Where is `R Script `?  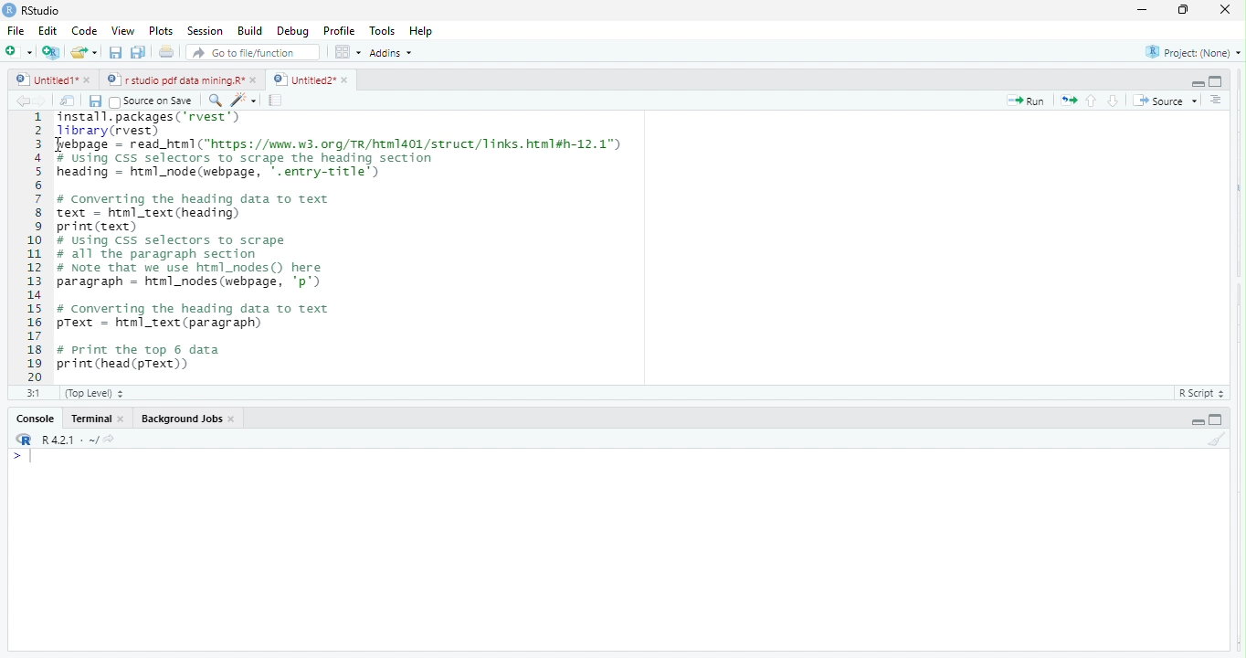 R Script  is located at coordinates (1198, 394).